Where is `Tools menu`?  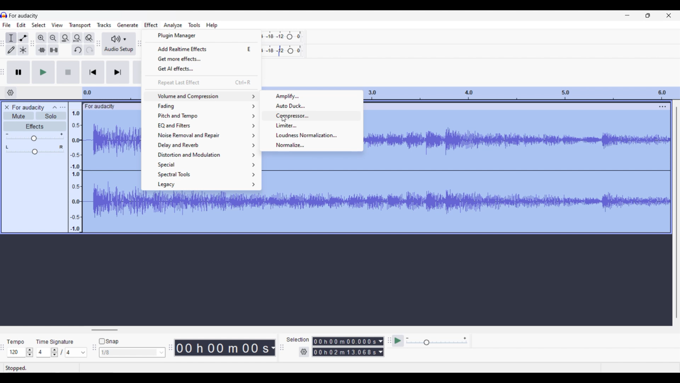 Tools menu is located at coordinates (194, 24).